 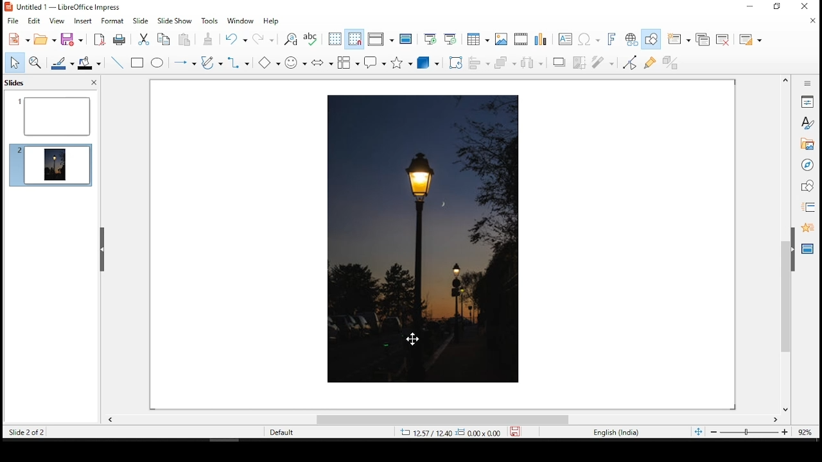 What do you see at coordinates (751, 39) in the screenshot?
I see `slide layout` at bounding box center [751, 39].